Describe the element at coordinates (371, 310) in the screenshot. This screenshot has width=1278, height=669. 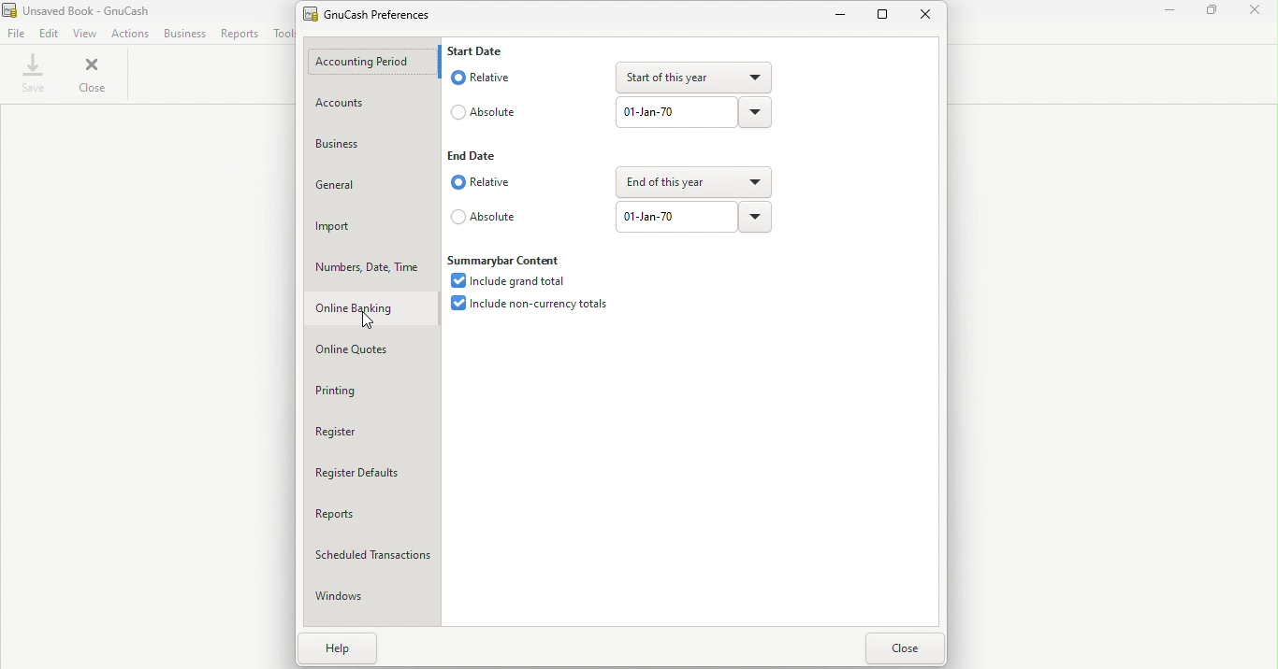
I see `Online banking` at that location.